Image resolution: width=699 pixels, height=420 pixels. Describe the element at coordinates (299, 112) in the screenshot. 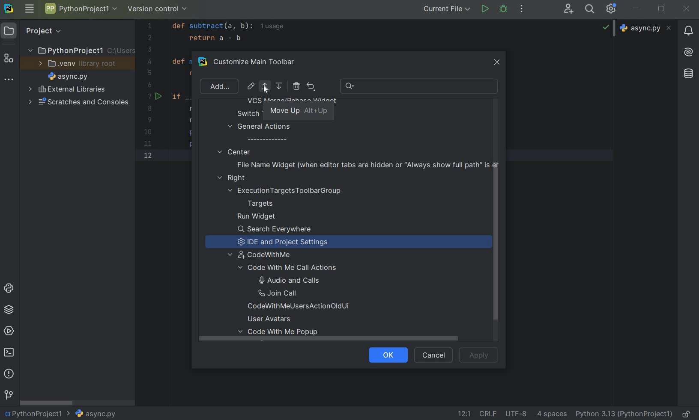

I see `move up` at that location.